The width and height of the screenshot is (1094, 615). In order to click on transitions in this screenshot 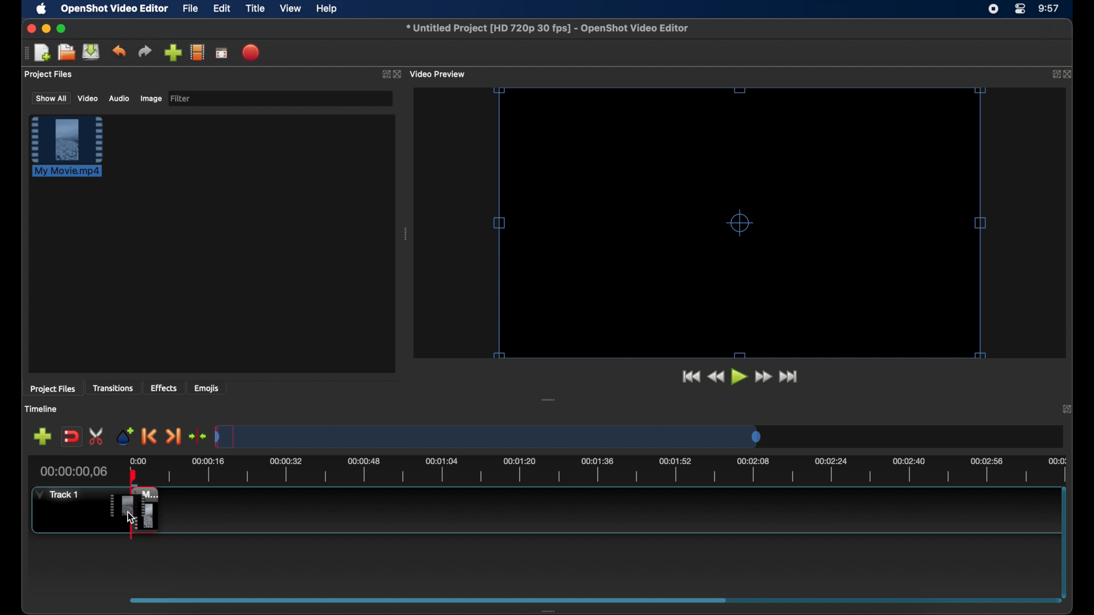, I will do `click(113, 388)`.